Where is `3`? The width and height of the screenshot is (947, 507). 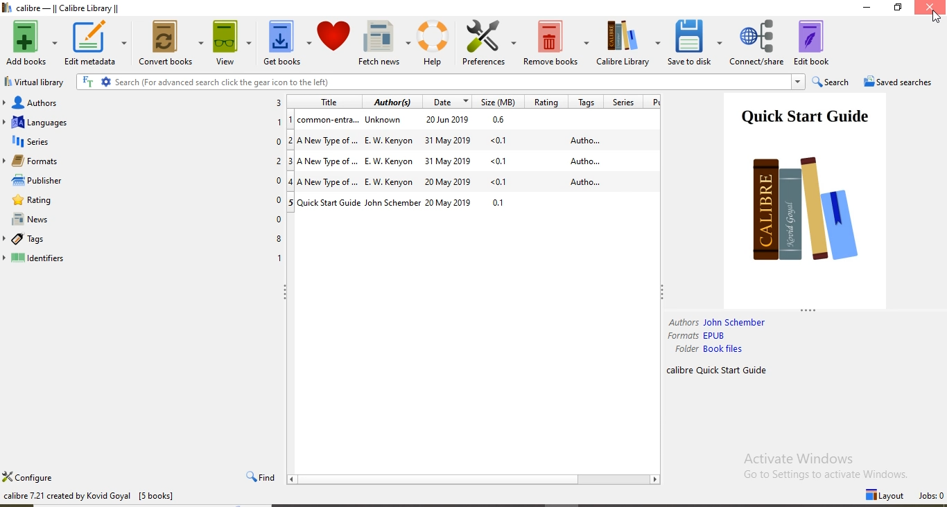 3 is located at coordinates (290, 160).